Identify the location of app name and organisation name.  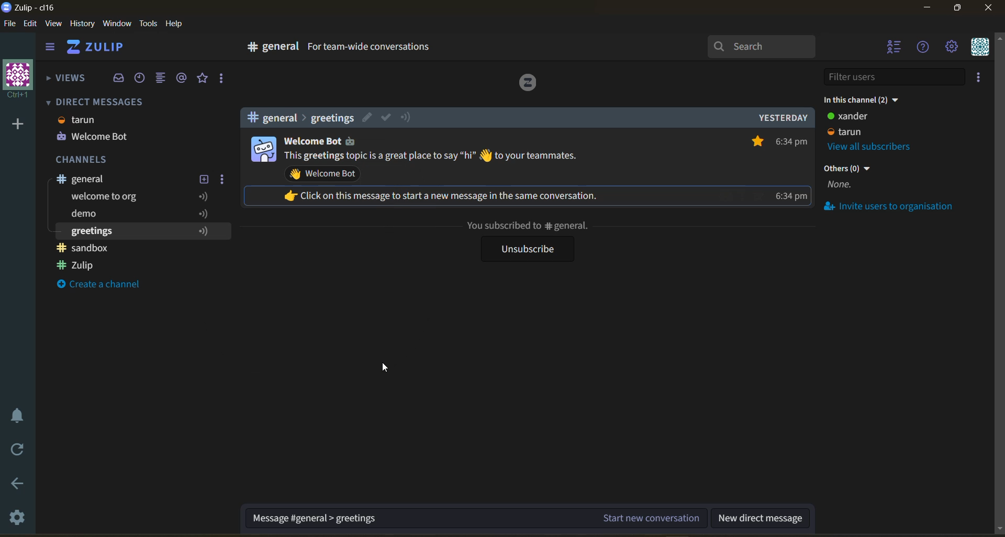
(32, 9).